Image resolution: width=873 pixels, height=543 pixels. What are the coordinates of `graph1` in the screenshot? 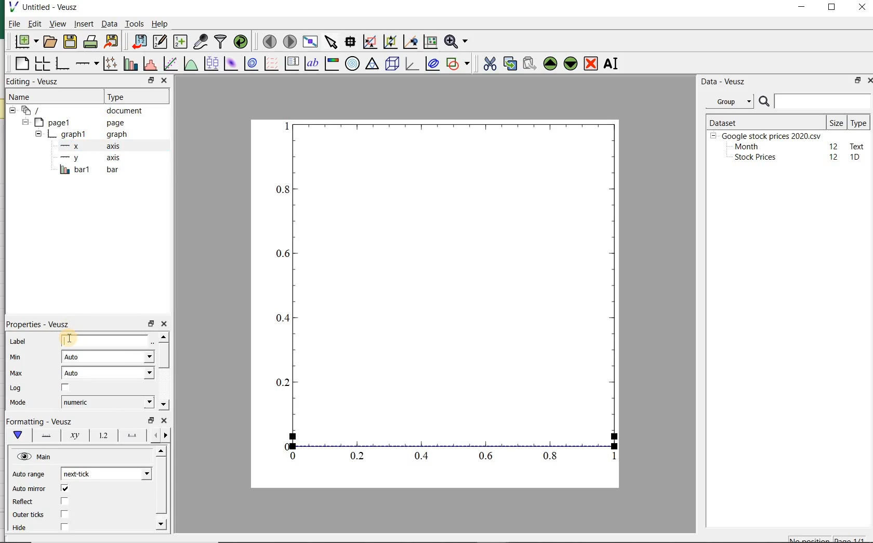 It's located at (80, 135).